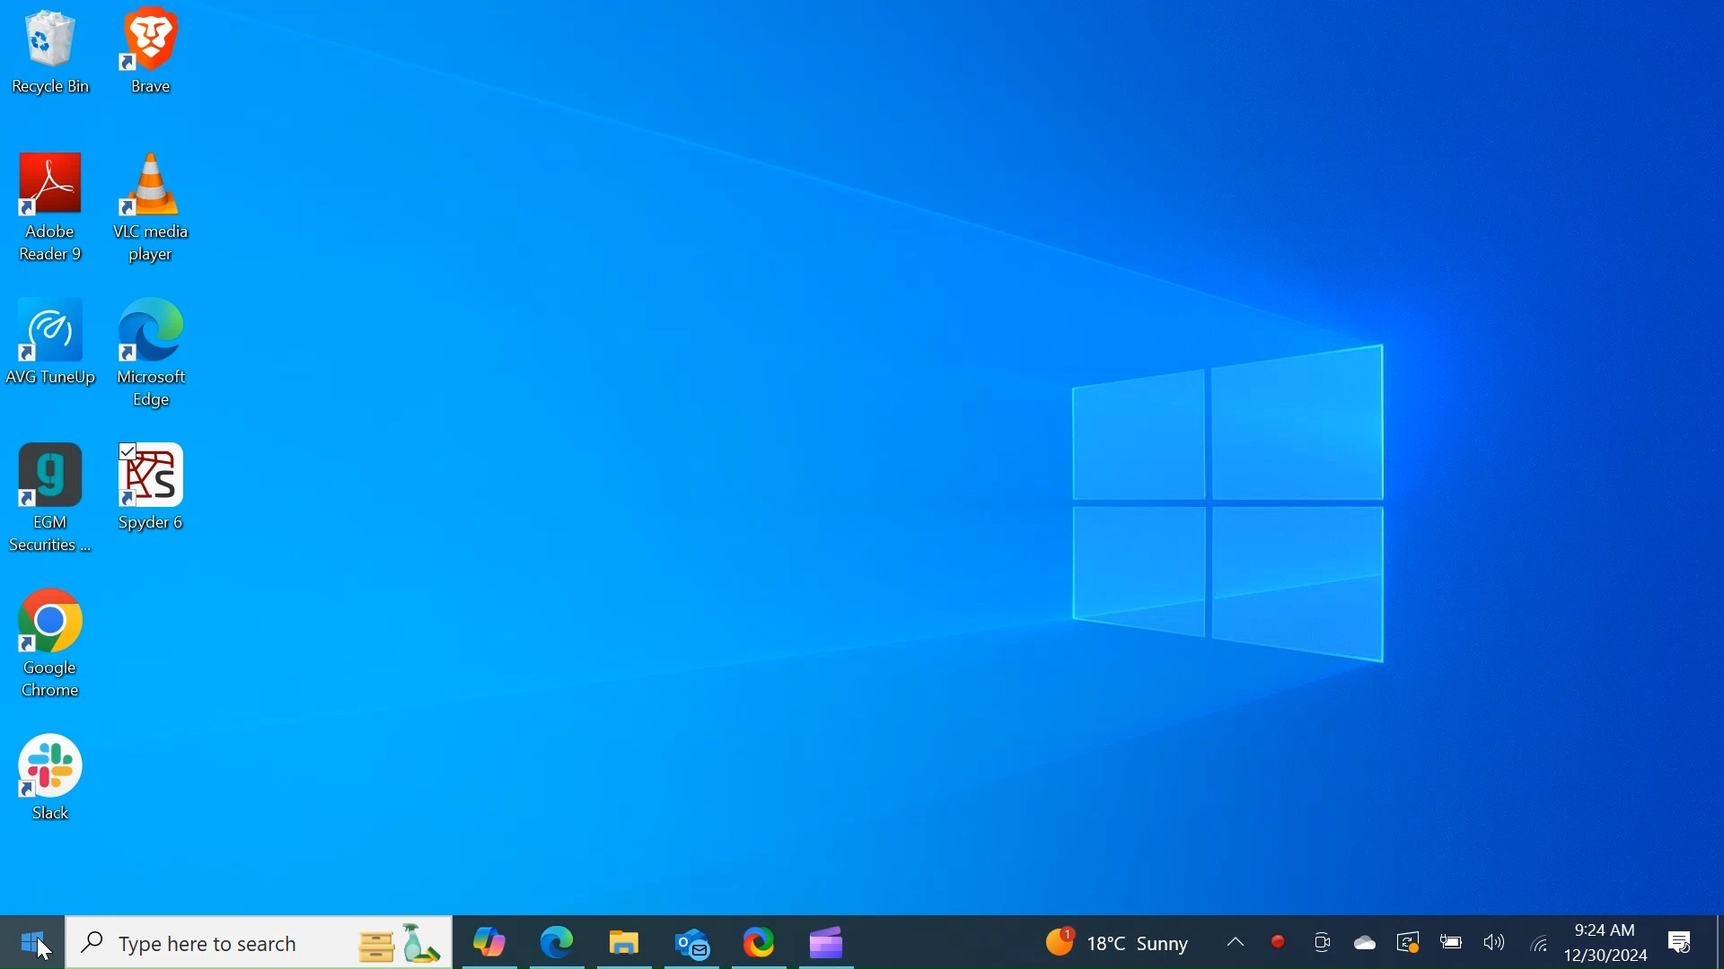  I want to click on Google Chrome Desktop Icon, so click(52, 645).